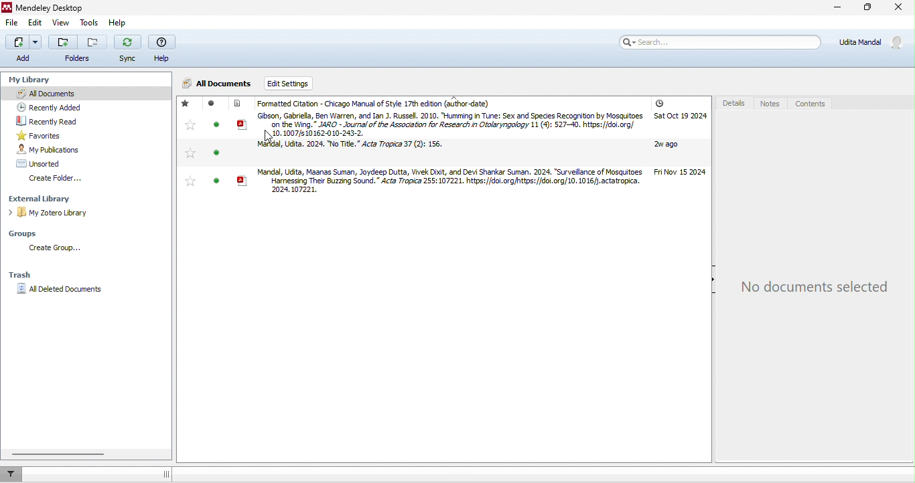  What do you see at coordinates (816, 287) in the screenshot?
I see `no document selected` at bounding box center [816, 287].